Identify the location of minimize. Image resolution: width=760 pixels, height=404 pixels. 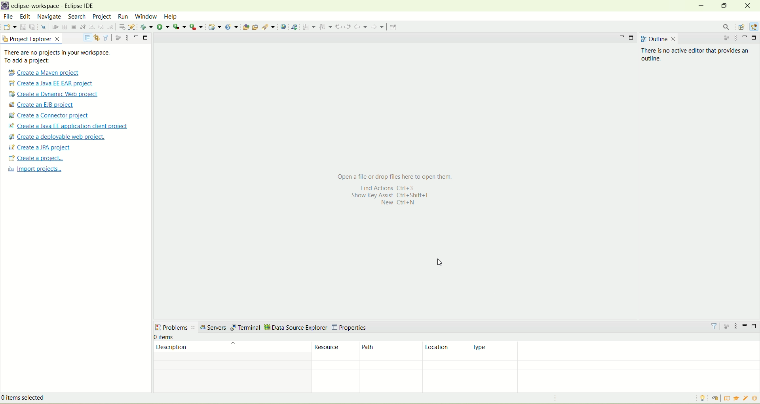
(746, 38).